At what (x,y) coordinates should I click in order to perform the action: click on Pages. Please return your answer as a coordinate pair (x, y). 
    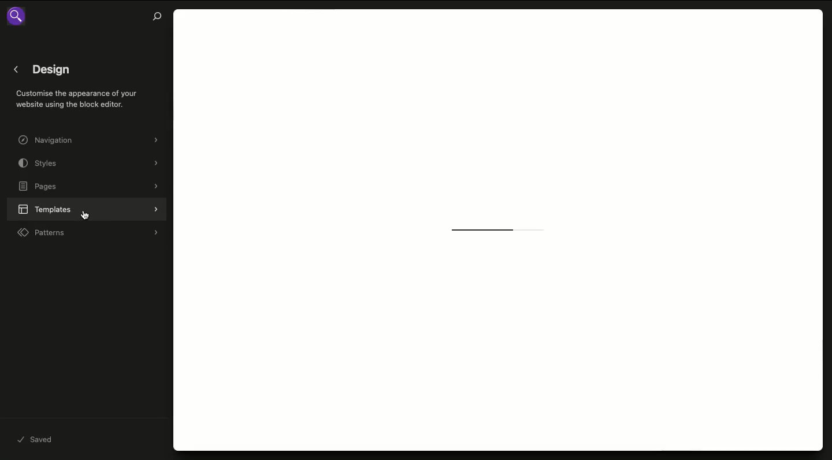
    Looking at the image, I should click on (91, 186).